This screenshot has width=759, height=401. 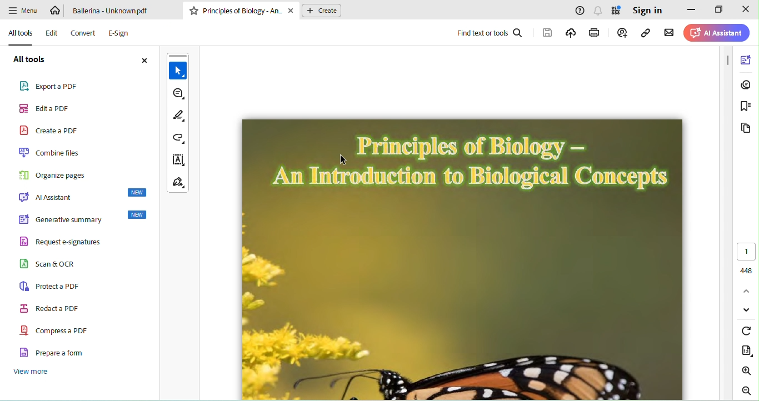 I want to click on go to a specific bookmark, so click(x=747, y=107).